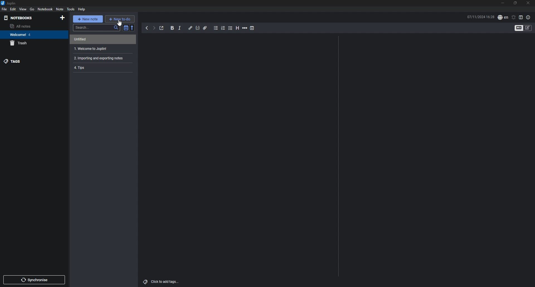 Image resolution: width=535 pixels, height=287 pixels. Describe the element at coordinates (132, 28) in the screenshot. I see `reverse sort order` at that location.